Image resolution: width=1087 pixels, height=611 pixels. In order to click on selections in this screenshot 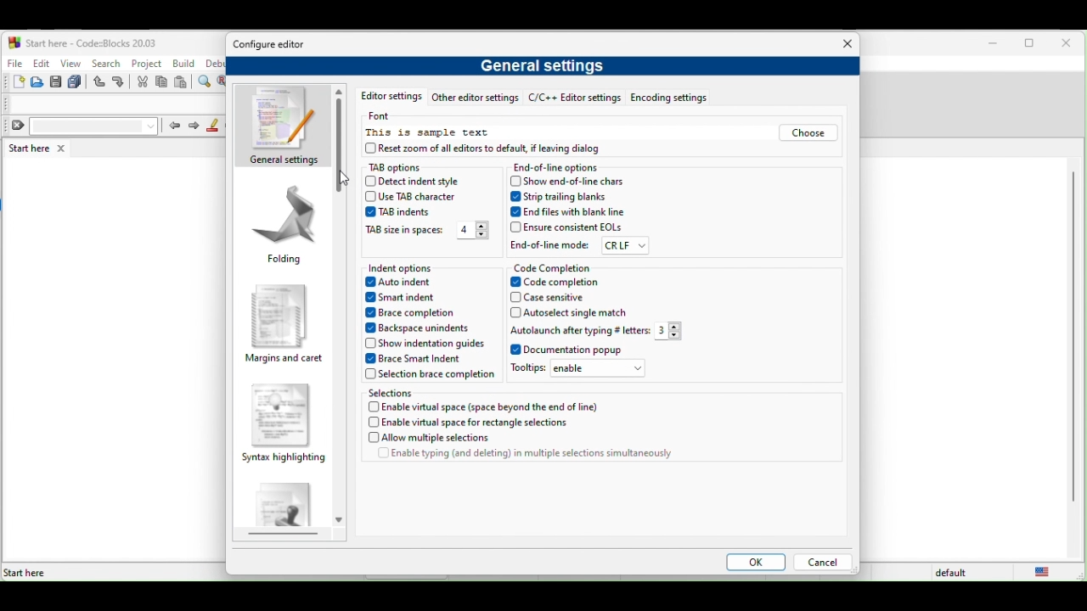, I will do `click(421, 392)`.